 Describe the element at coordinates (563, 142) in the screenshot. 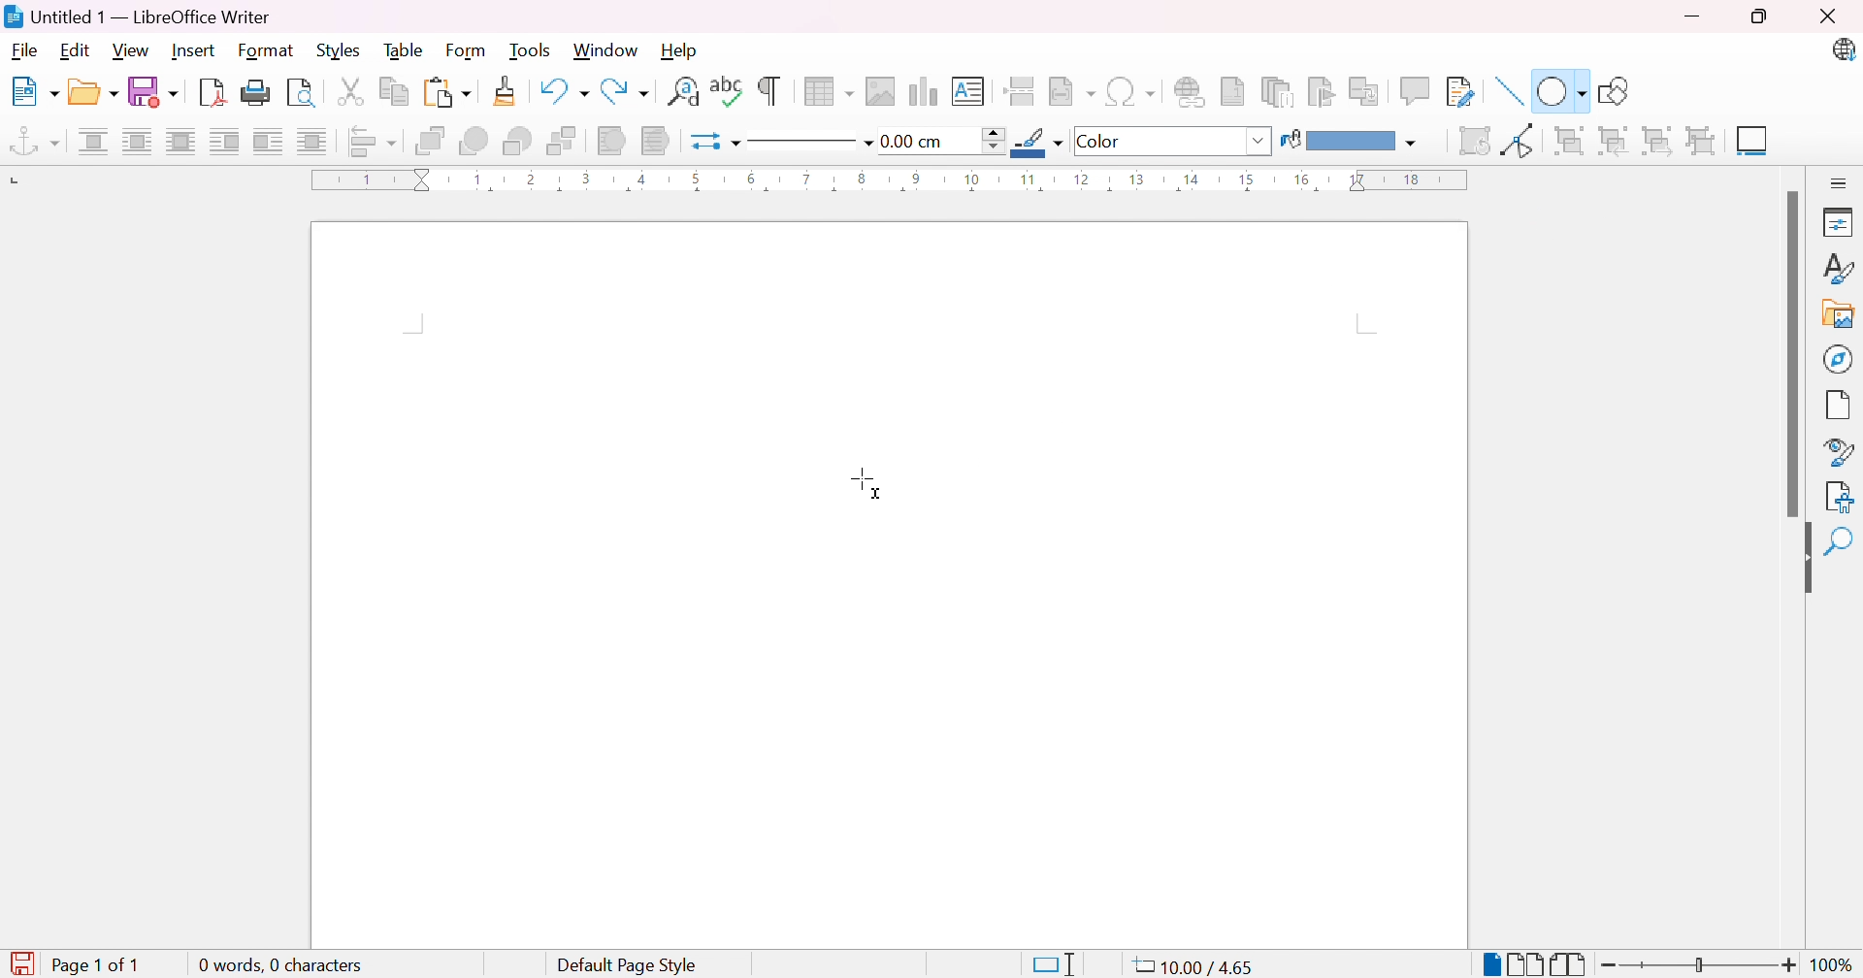

I see `Send to back` at that location.